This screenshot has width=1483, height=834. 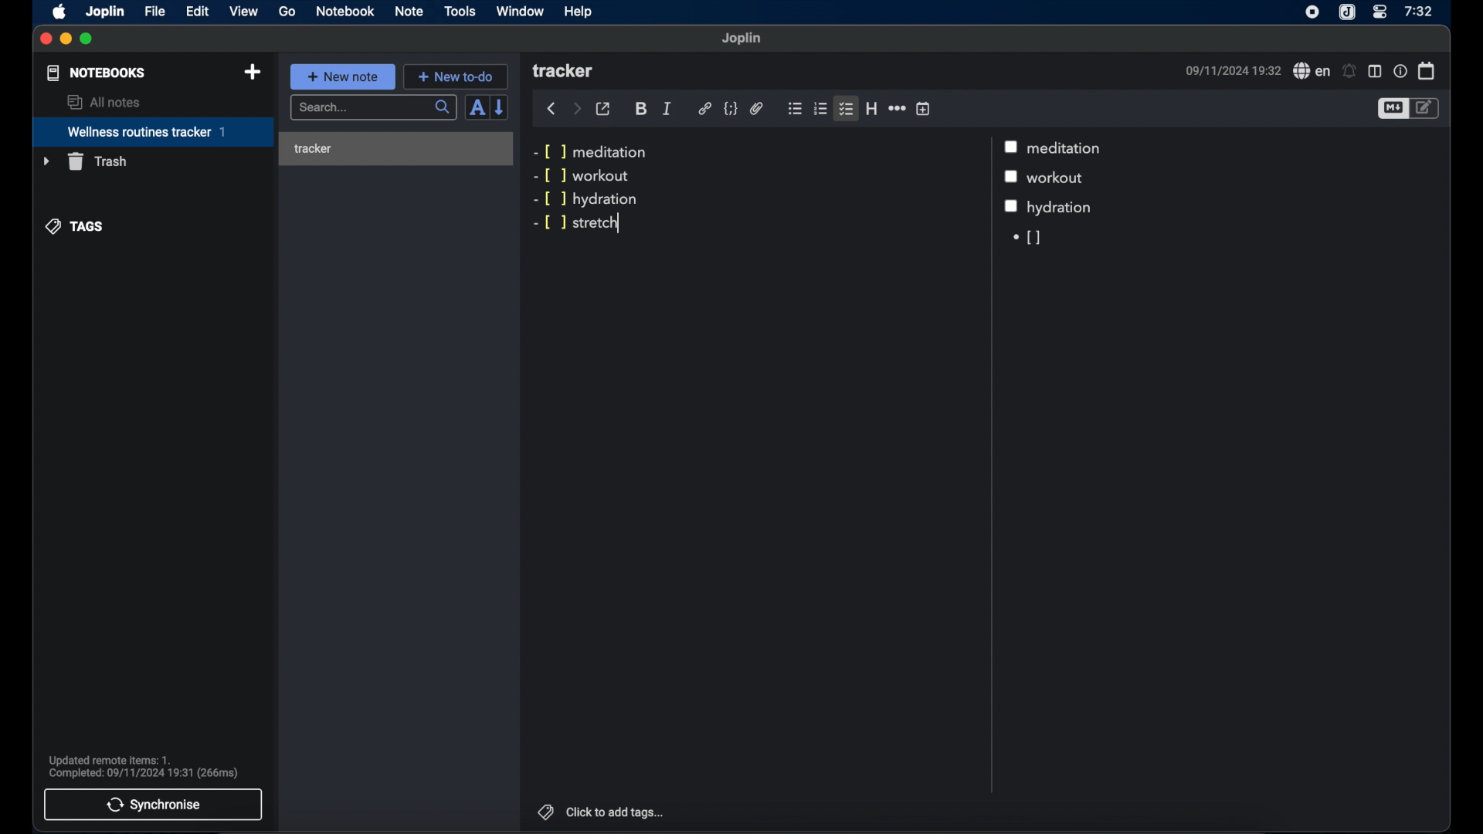 What do you see at coordinates (197, 12) in the screenshot?
I see `edit` at bounding box center [197, 12].